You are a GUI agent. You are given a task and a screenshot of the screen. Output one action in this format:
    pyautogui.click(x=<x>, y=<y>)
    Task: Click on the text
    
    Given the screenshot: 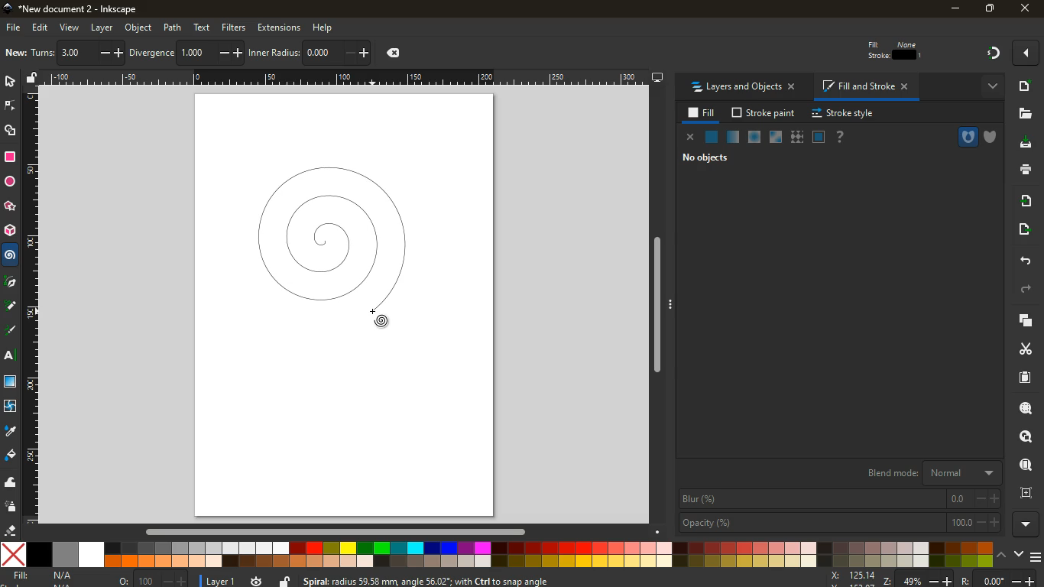 What is the action you would take?
    pyautogui.click(x=11, y=357)
    